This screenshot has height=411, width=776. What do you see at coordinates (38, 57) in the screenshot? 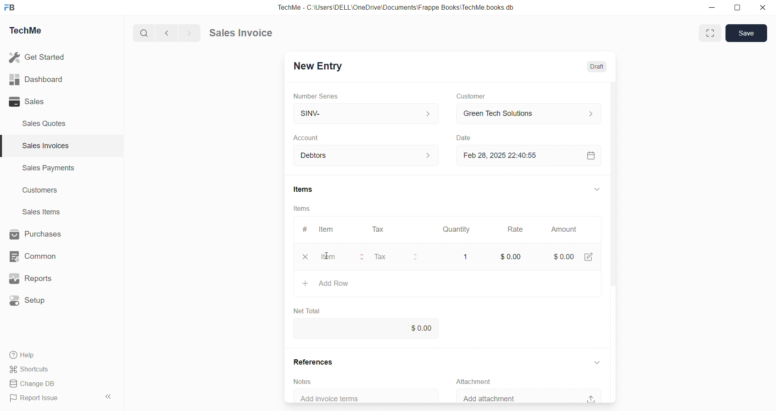
I see `Get Started` at bounding box center [38, 57].